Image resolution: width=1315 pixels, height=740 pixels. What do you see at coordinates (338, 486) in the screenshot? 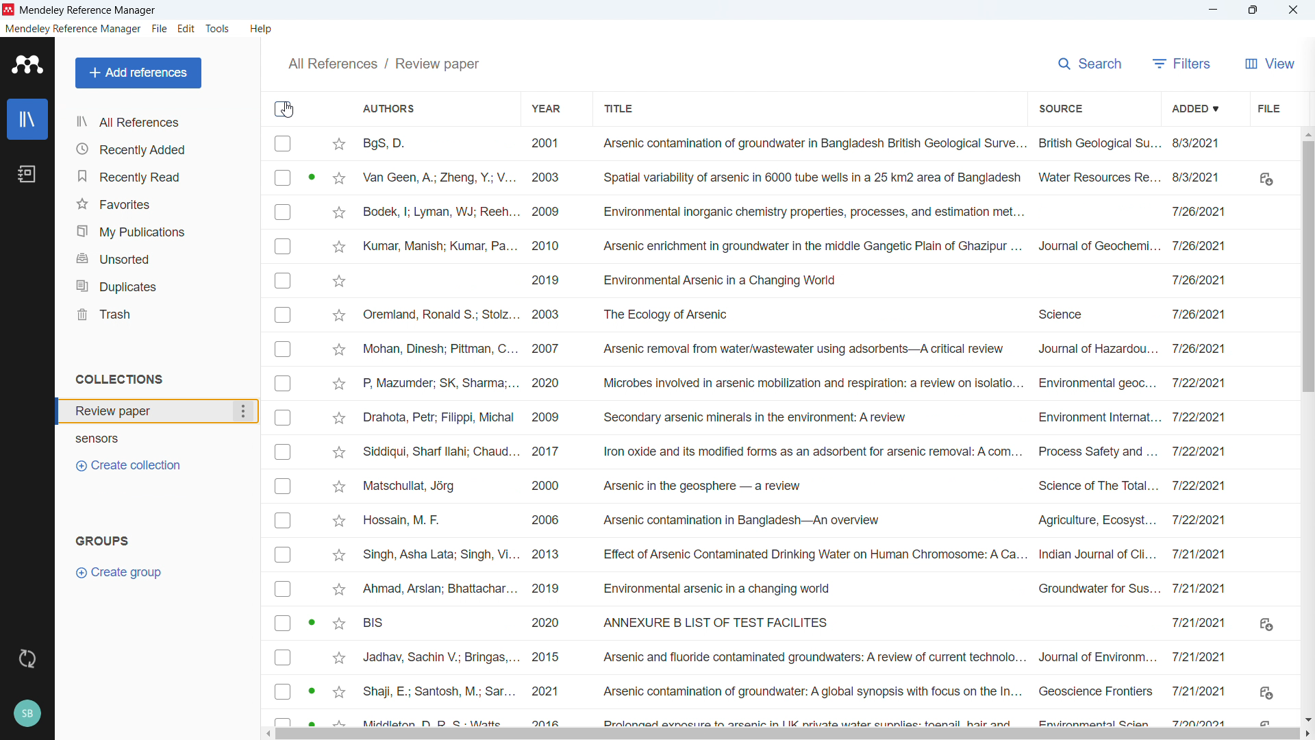
I see `Star mark respective publication` at bounding box center [338, 486].